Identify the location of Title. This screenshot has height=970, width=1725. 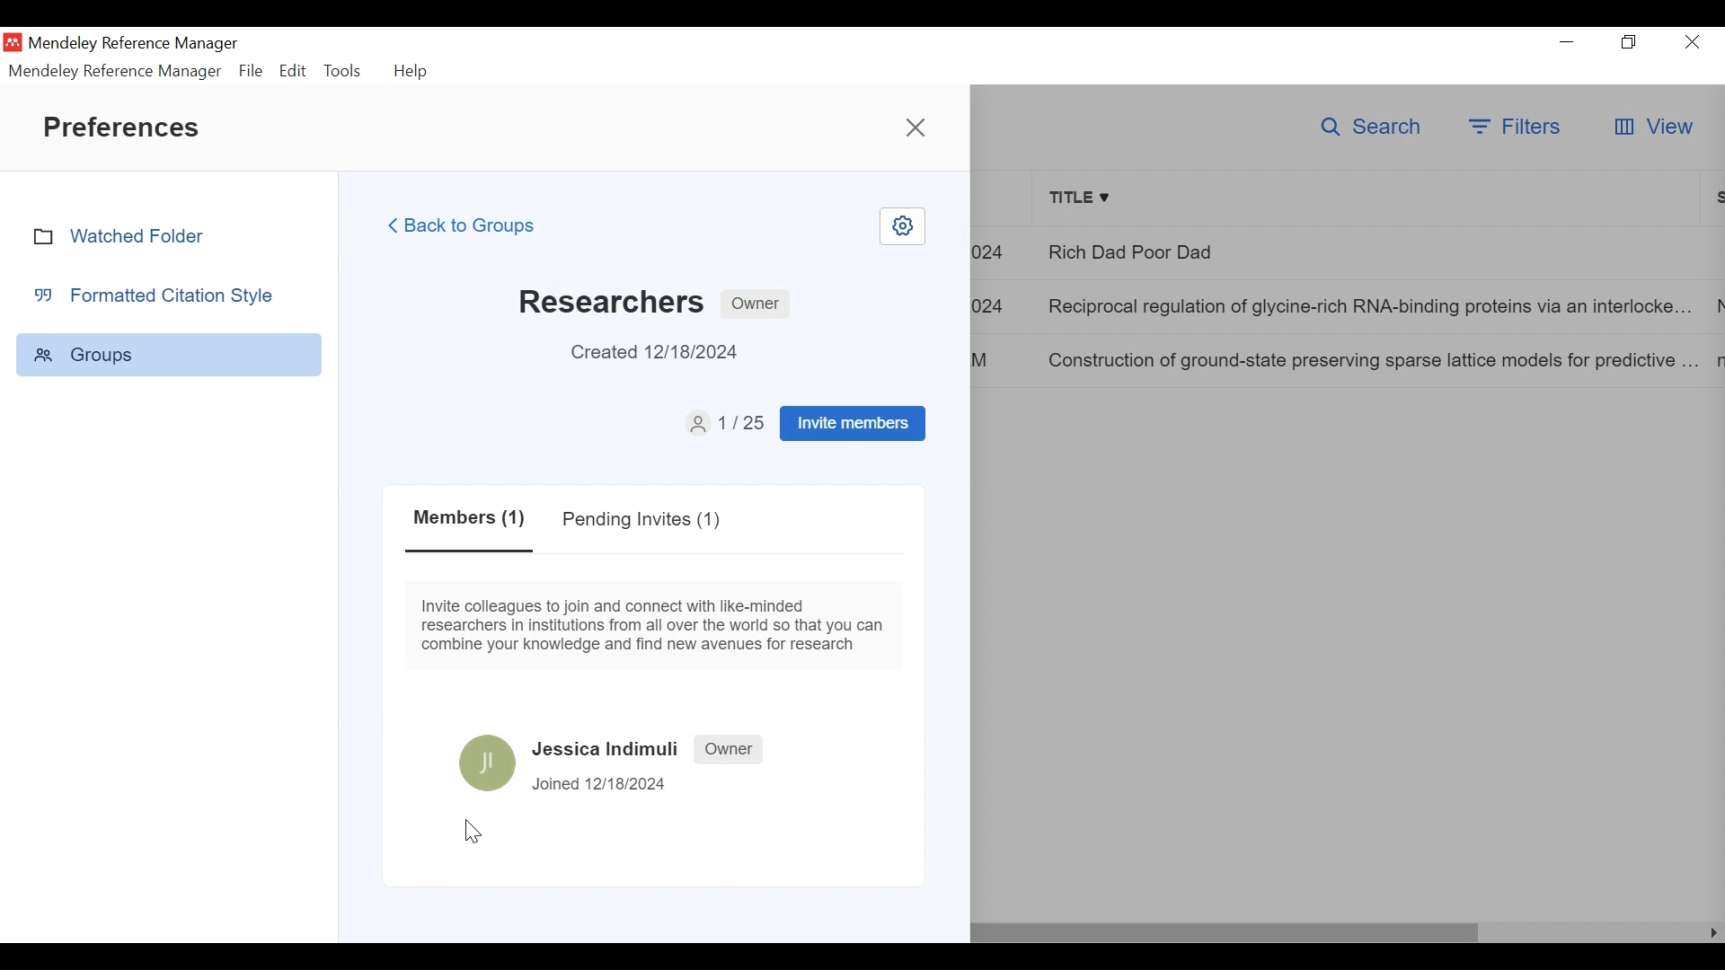
(1370, 199).